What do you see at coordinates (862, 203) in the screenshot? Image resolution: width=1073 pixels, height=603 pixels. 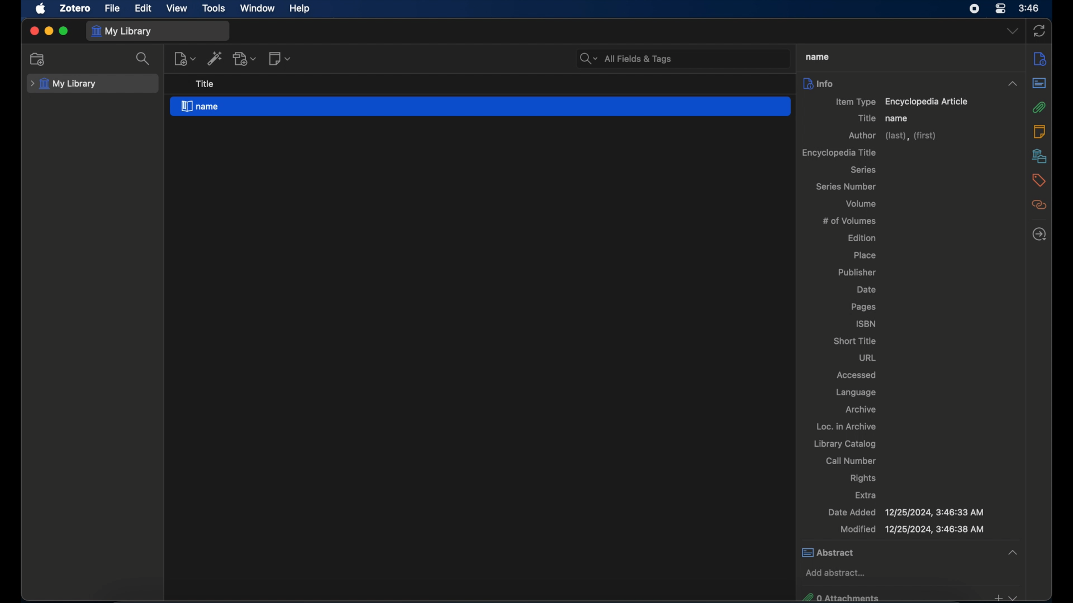 I see `volume` at bounding box center [862, 203].